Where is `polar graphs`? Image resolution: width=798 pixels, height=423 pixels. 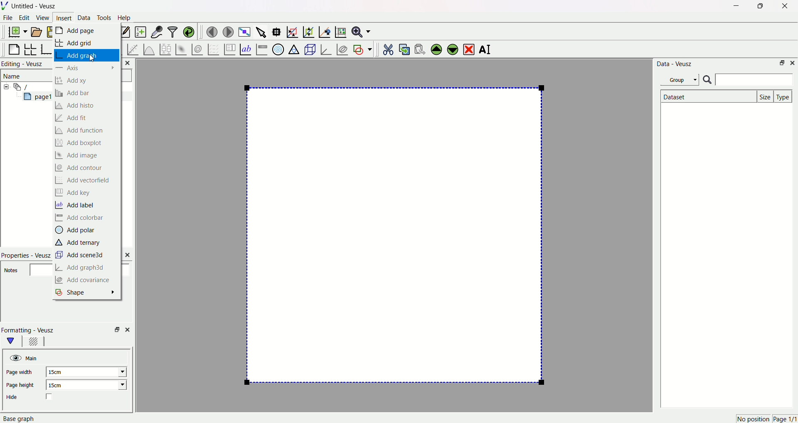
polar graphs is located at coordinates (278, 48).